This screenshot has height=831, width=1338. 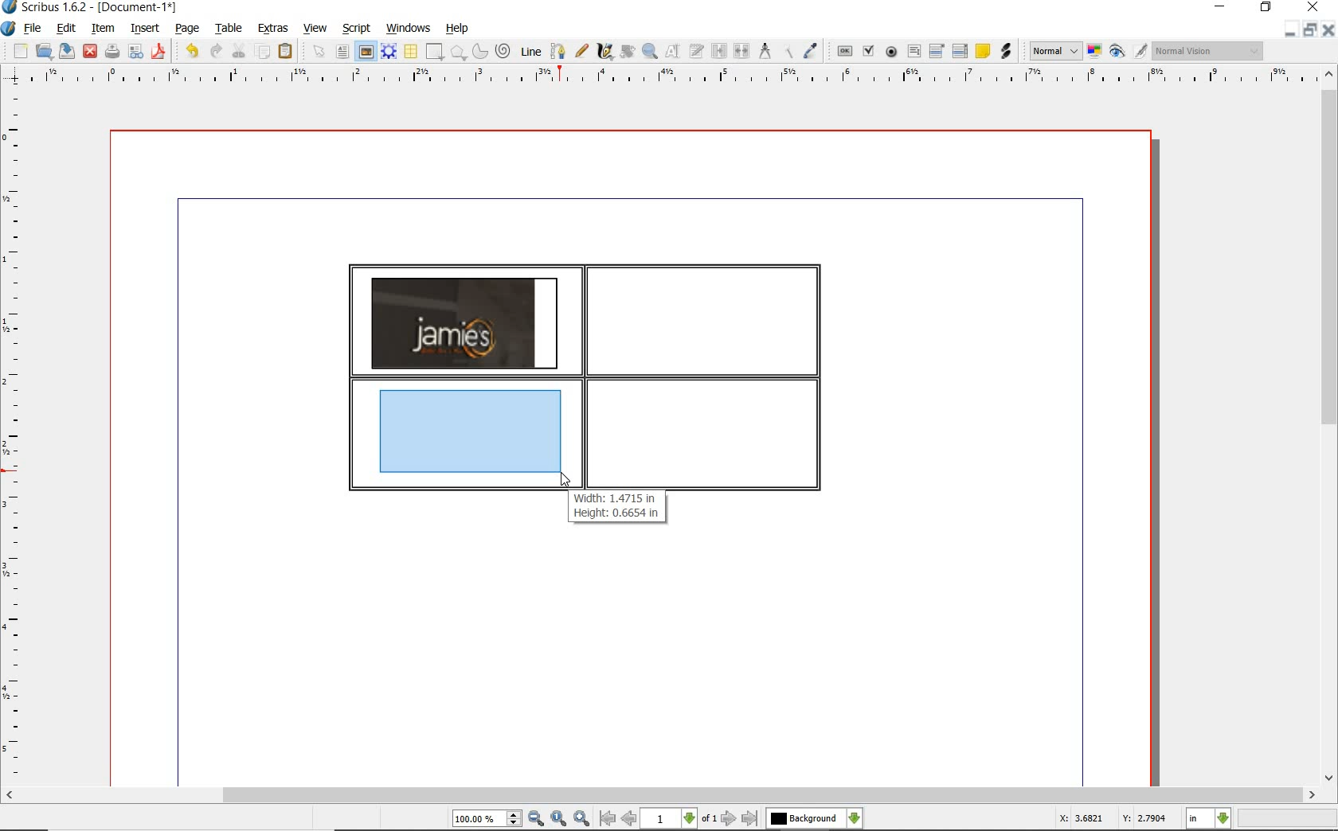 What do you see at coordinates (811, 51) in the screenshot?
I see `eye dropper` at bounding box center [811, 51].